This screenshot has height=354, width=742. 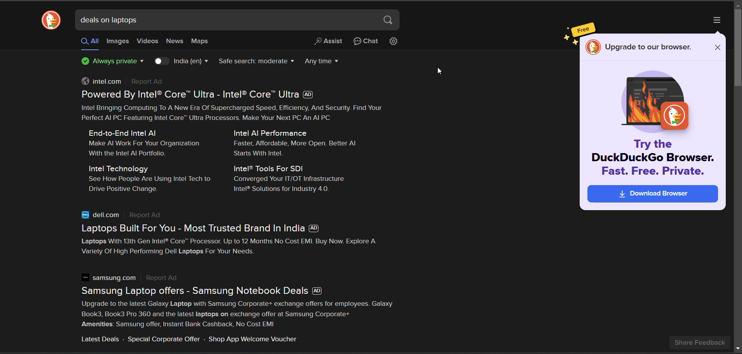 What do you see at coordinates (647, 47) in the screenshot?
I see `upgrade to our browser` at bounding box center [647, 47].